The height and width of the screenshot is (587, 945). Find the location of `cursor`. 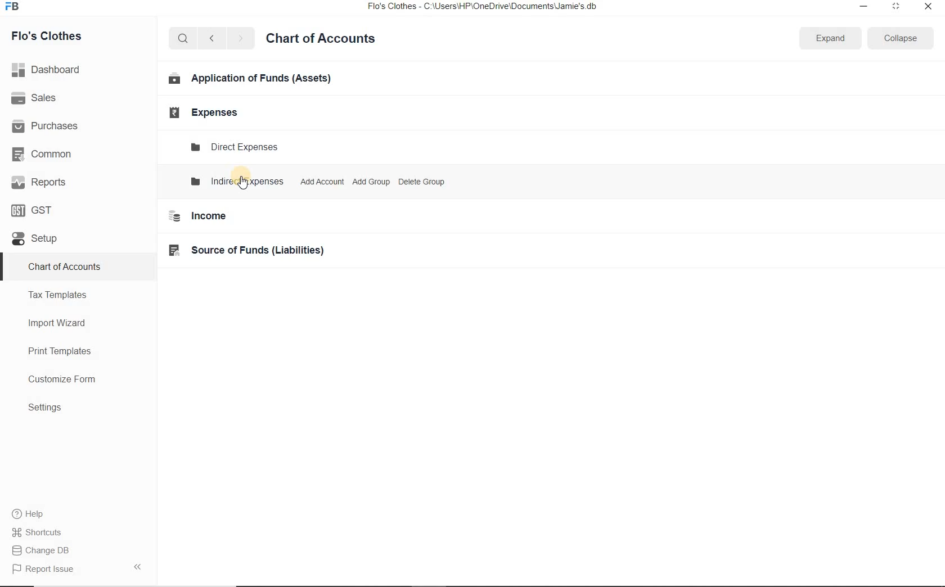

cursor is located at coordinates (244, 183).